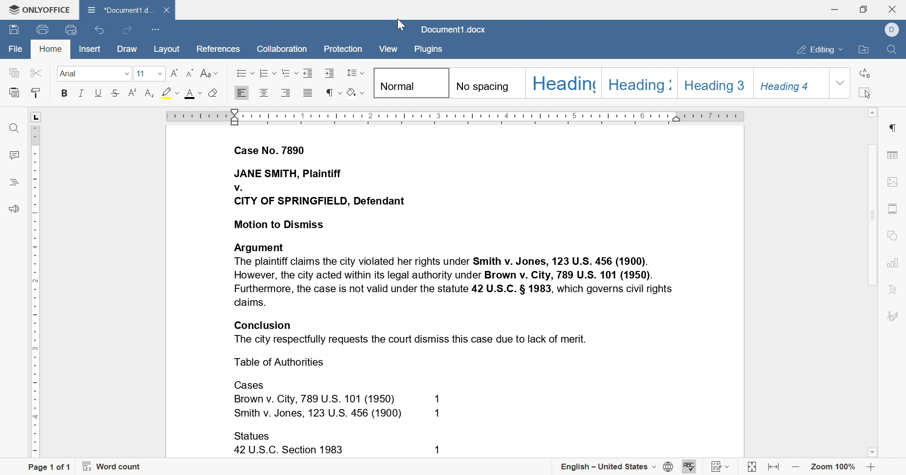  I want to click on strikethrough, so click(116, 93).